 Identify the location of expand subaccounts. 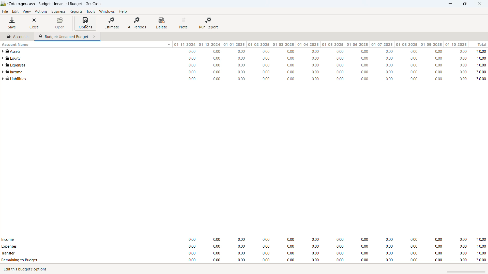
(3, 51).